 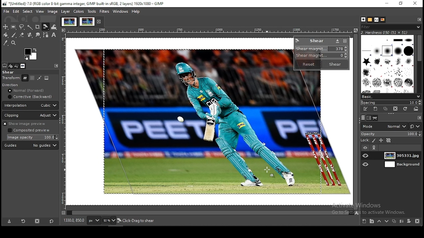 I want to click on configure this tab, so click(x=420, y=20).